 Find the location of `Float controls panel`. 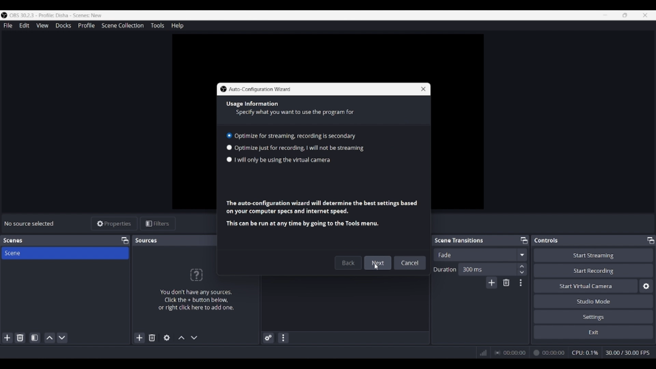

Float controls panel is located at coordinates (651, 240).